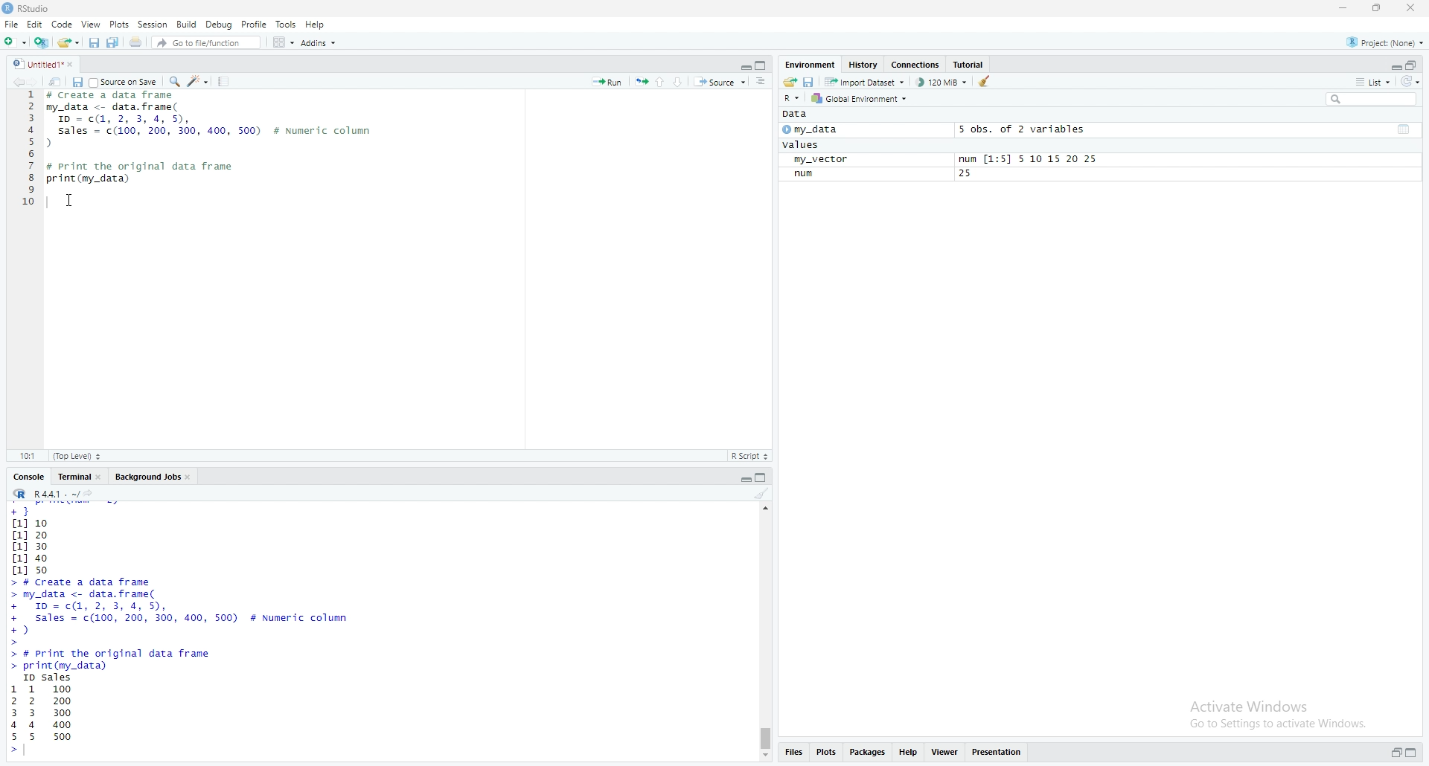 The height and width of the screenshot is (766, 1429). What do you see at coordinates (828, 755) in the screenshot?
I see `plots` at bounding box center [828, 755].